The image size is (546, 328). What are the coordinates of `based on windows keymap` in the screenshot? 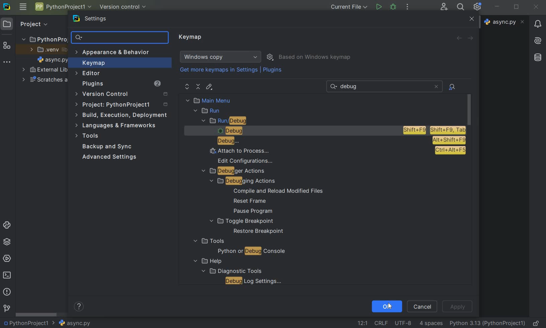 It's located at (315, 57).